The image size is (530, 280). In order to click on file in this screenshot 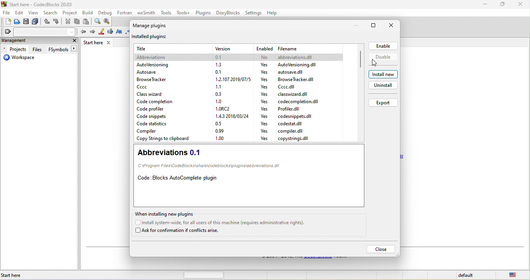, I will do `click(292, 131)`.